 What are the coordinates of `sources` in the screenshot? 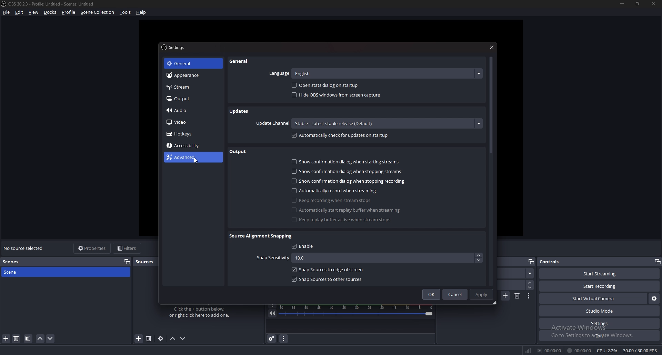 It's located at (147, 262).